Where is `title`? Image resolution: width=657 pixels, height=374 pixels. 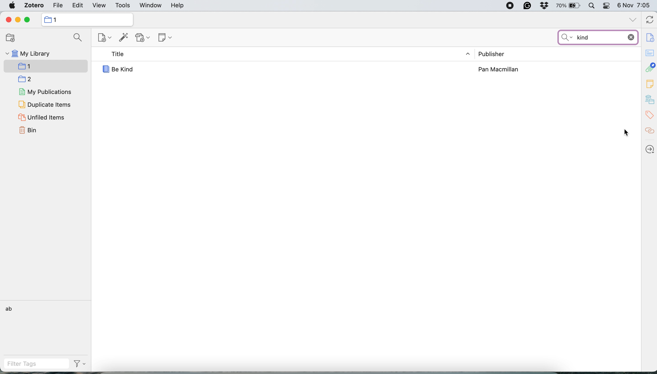 title is located at coordinates (116, 54).